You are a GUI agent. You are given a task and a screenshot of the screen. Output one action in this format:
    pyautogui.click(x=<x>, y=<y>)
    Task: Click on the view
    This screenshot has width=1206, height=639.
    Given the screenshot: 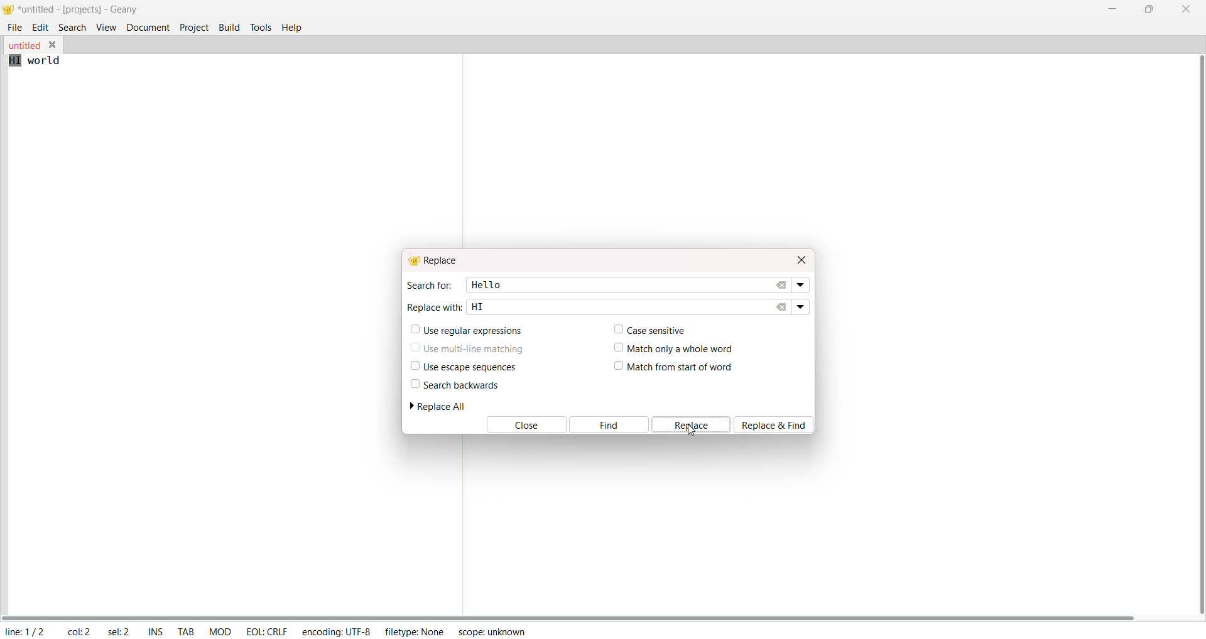 What is the action you would take?
    pyautogui.click(x=106, y=27)
    